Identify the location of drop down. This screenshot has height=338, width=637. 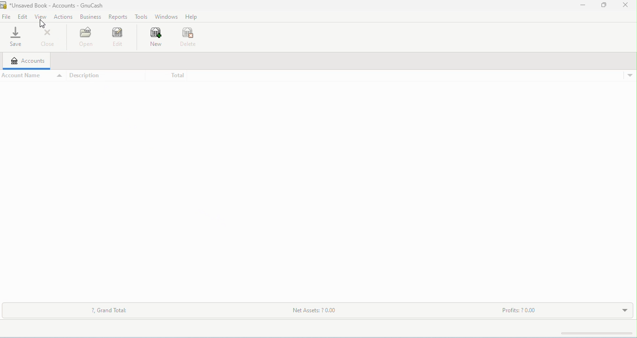
(59, 75).